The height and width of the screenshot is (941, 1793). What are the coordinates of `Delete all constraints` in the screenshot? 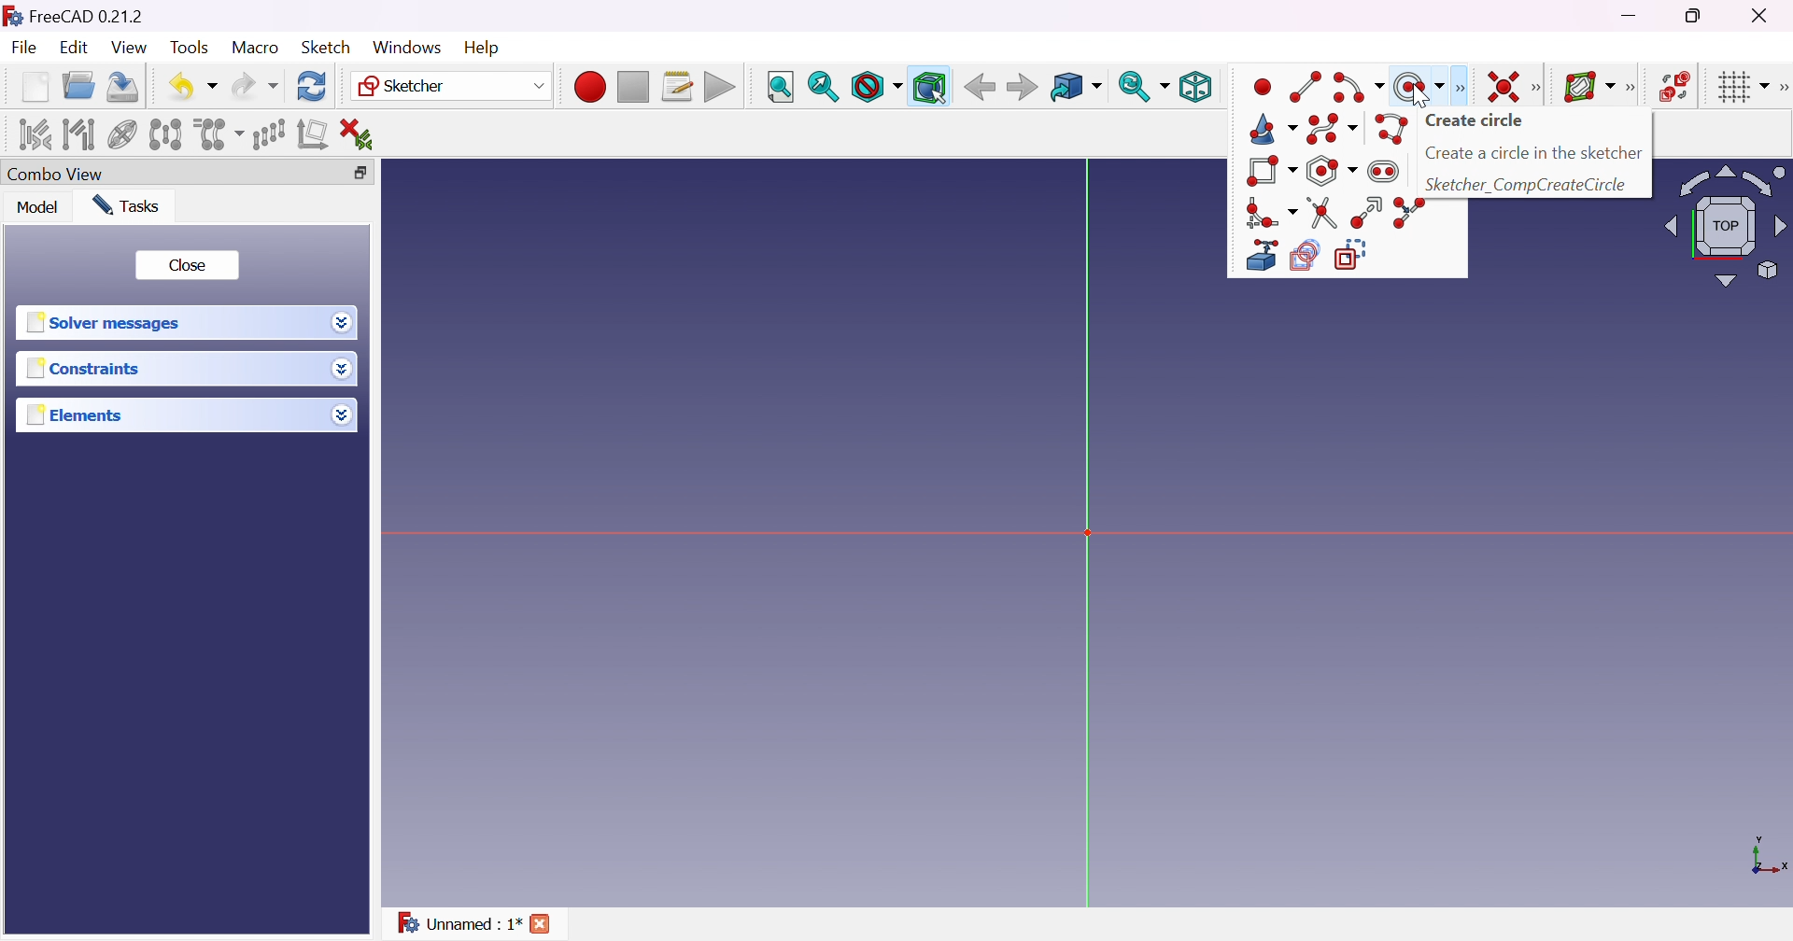 It's located at (364, 134).